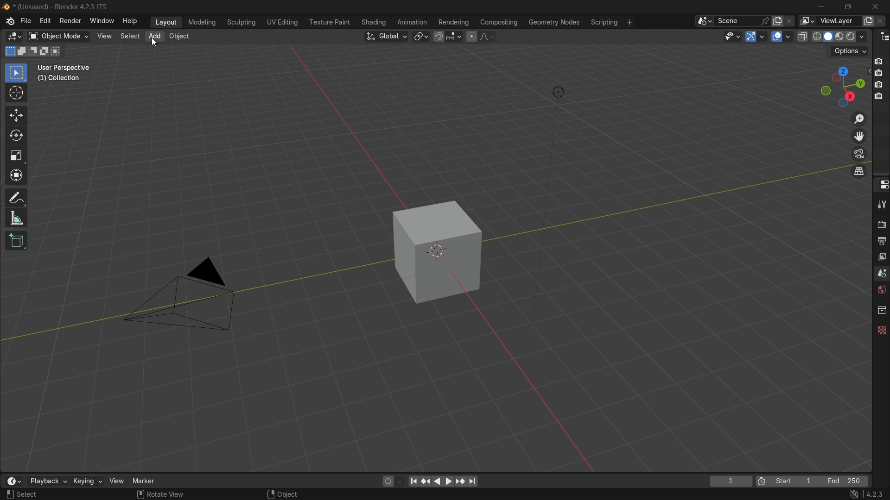 This screenshot has width=890, height=500. What do you see at coordinates (427, 481) in the screenshot?
I see `reset` at bounding box center [427, 481].